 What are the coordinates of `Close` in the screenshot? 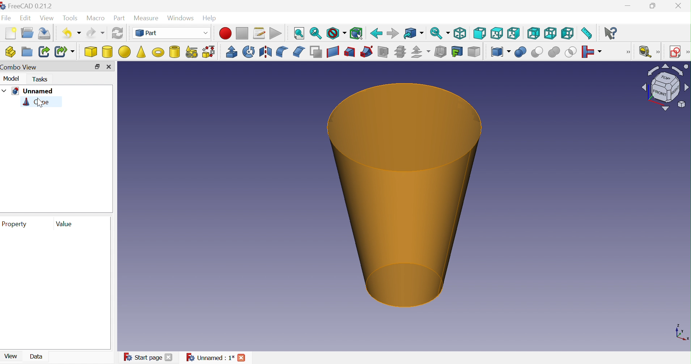 It's located at (109, 67).